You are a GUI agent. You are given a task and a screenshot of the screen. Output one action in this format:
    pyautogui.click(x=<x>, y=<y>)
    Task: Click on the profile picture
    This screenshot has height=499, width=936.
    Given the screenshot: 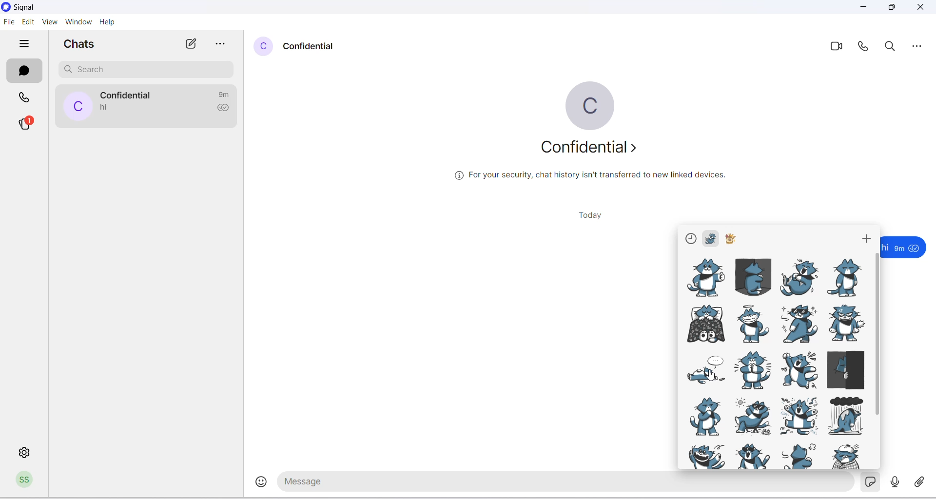 What is the action you would take?
    pyautogui.click(x=77, y=107)
    